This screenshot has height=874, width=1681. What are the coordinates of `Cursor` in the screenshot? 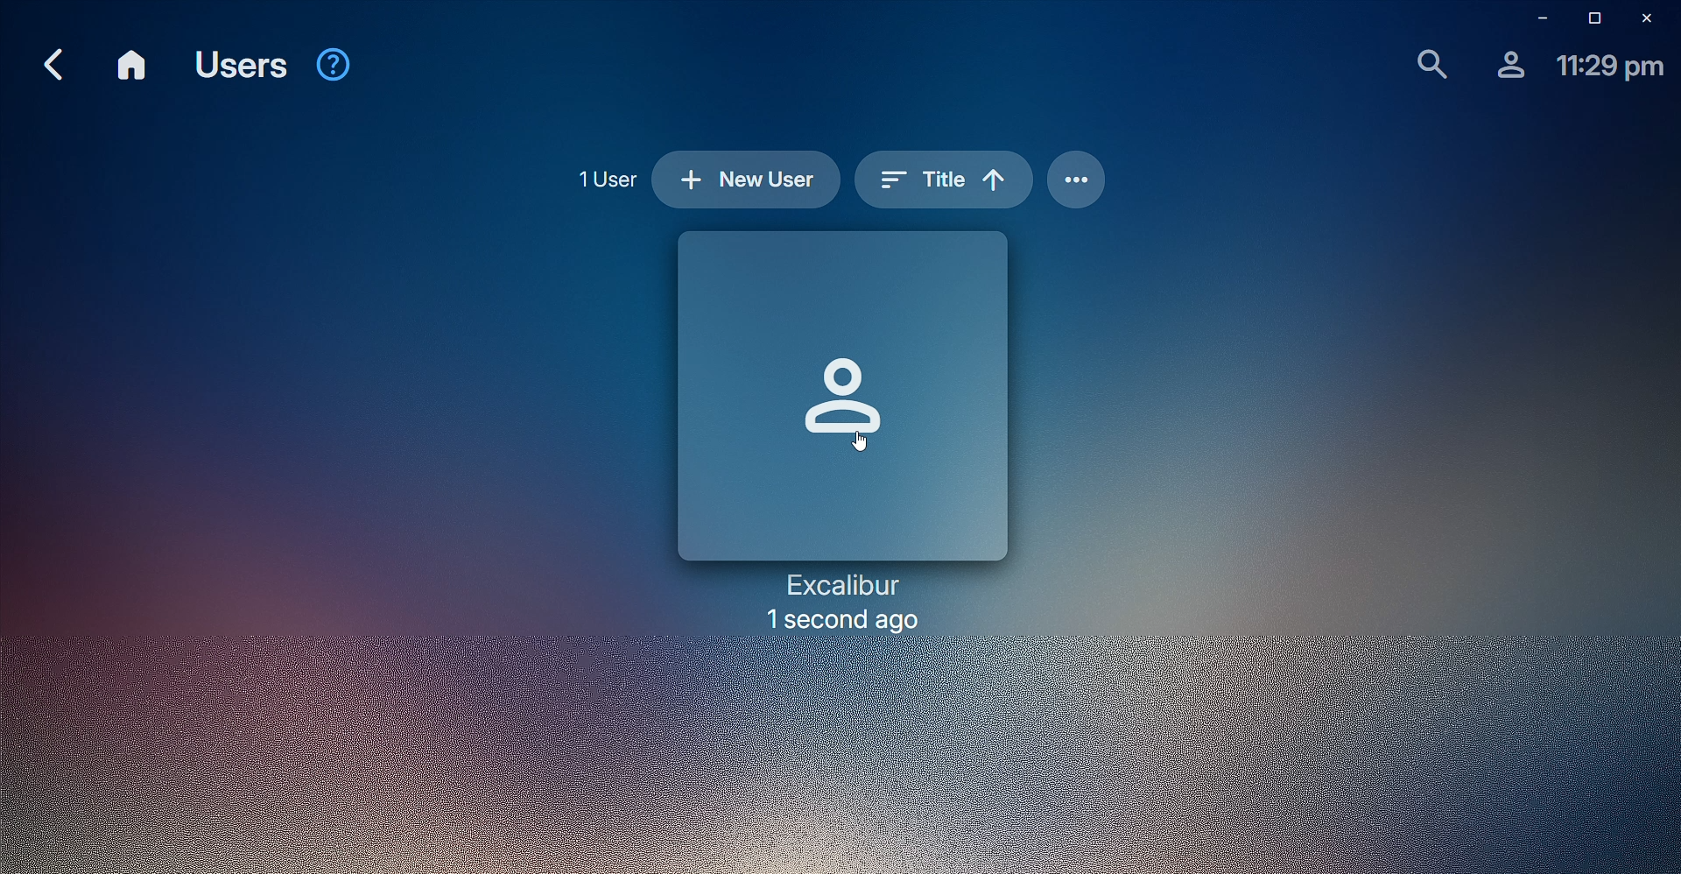 It's located at (864, 443).